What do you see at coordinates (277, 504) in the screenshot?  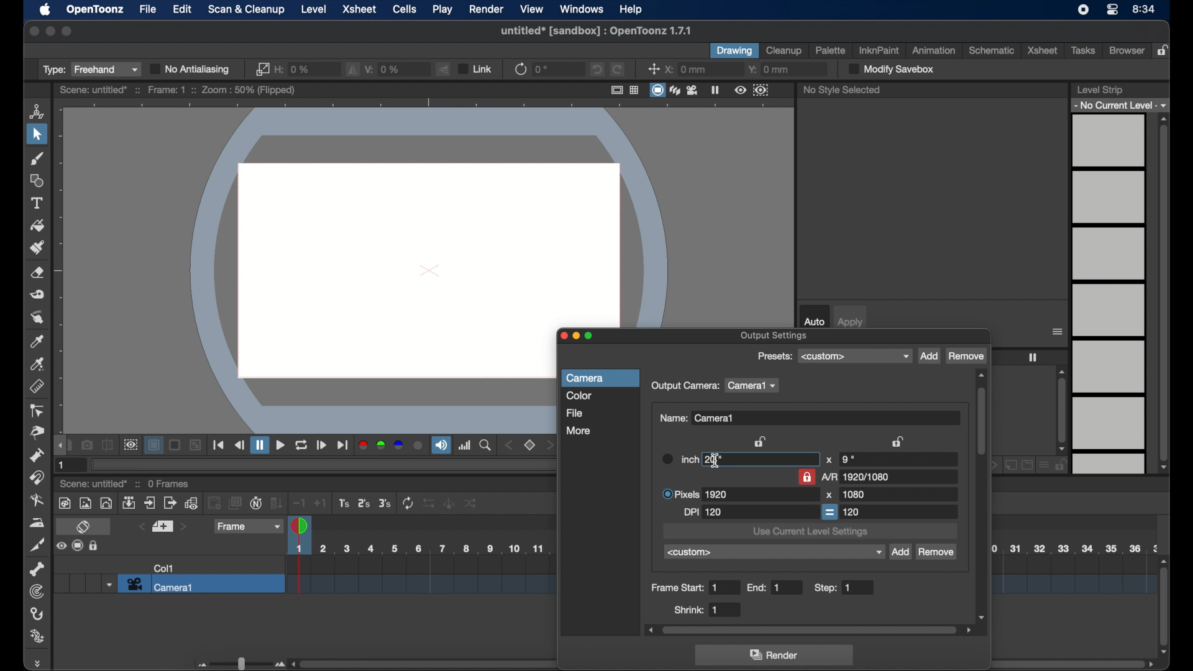 I see `` at bounding box center [277, 504].